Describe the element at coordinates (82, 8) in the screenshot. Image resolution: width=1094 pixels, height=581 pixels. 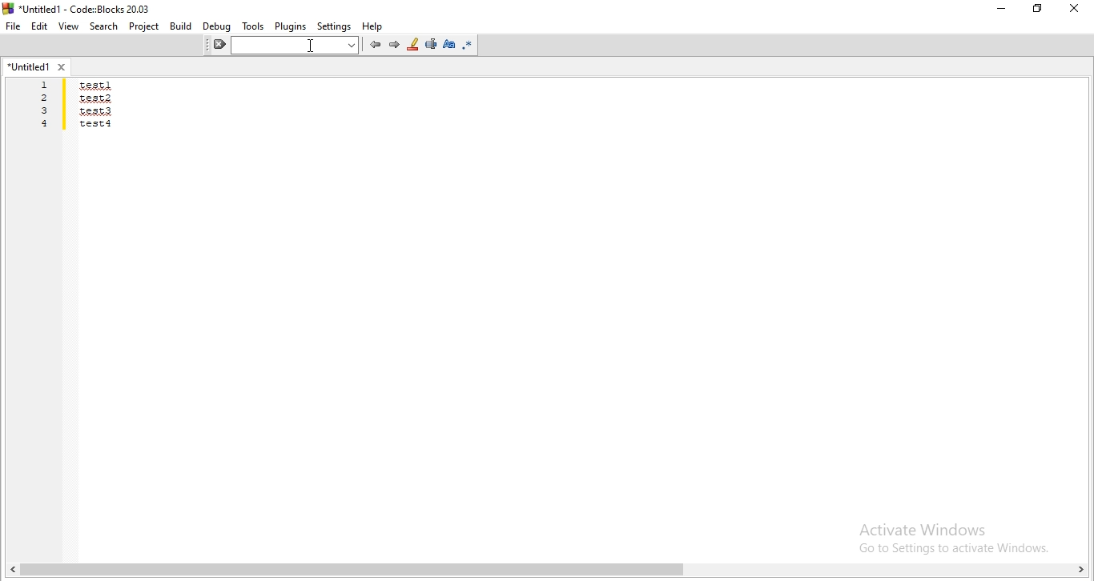
I see `logo` at that location.